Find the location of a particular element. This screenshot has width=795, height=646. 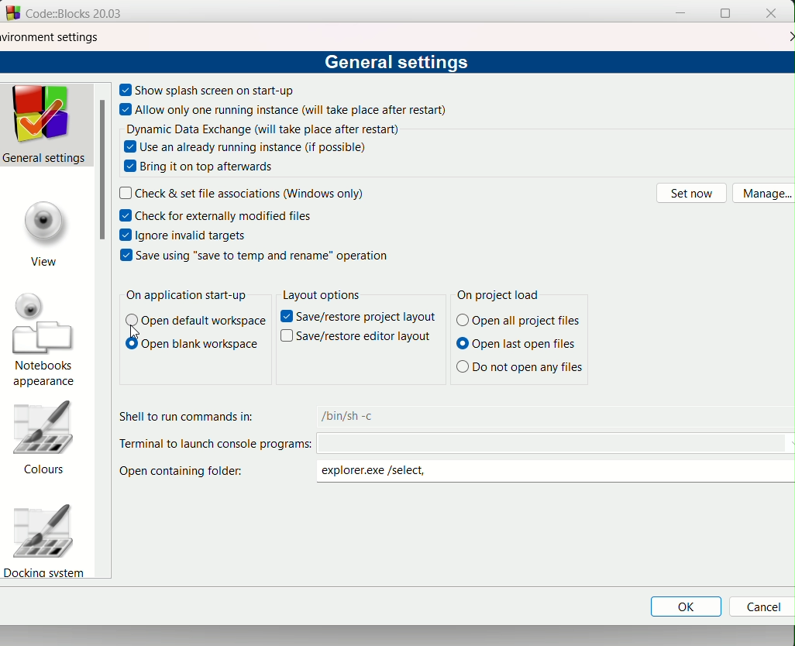

minimize is located at coordinates (682, 13).